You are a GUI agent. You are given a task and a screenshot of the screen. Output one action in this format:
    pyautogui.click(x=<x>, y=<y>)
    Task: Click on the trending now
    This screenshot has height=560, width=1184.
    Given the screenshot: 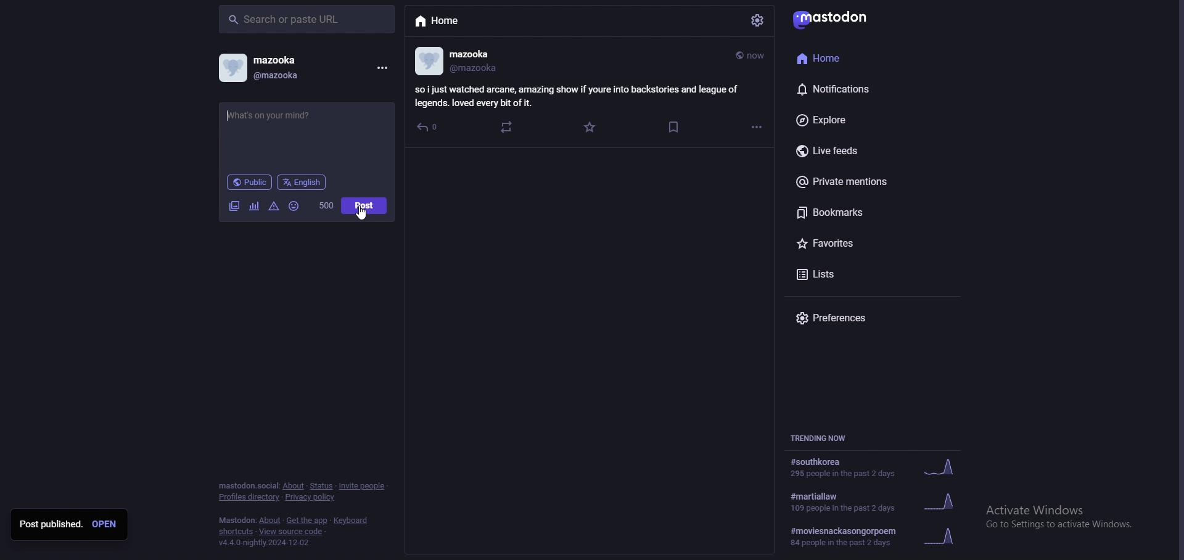 What is the action you would take?
    pyautogui.click(x=824, y=437)
    